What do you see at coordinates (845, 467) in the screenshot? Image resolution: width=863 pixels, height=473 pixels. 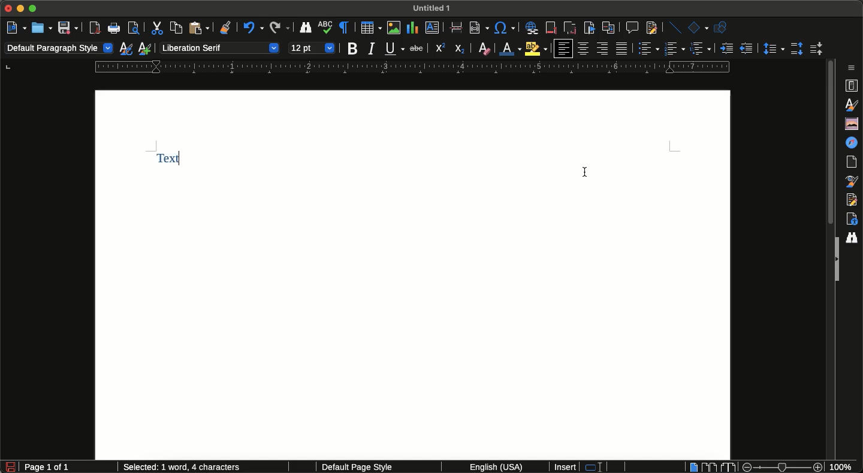 I see `Zoom percent` at bounding box center [845, 467].